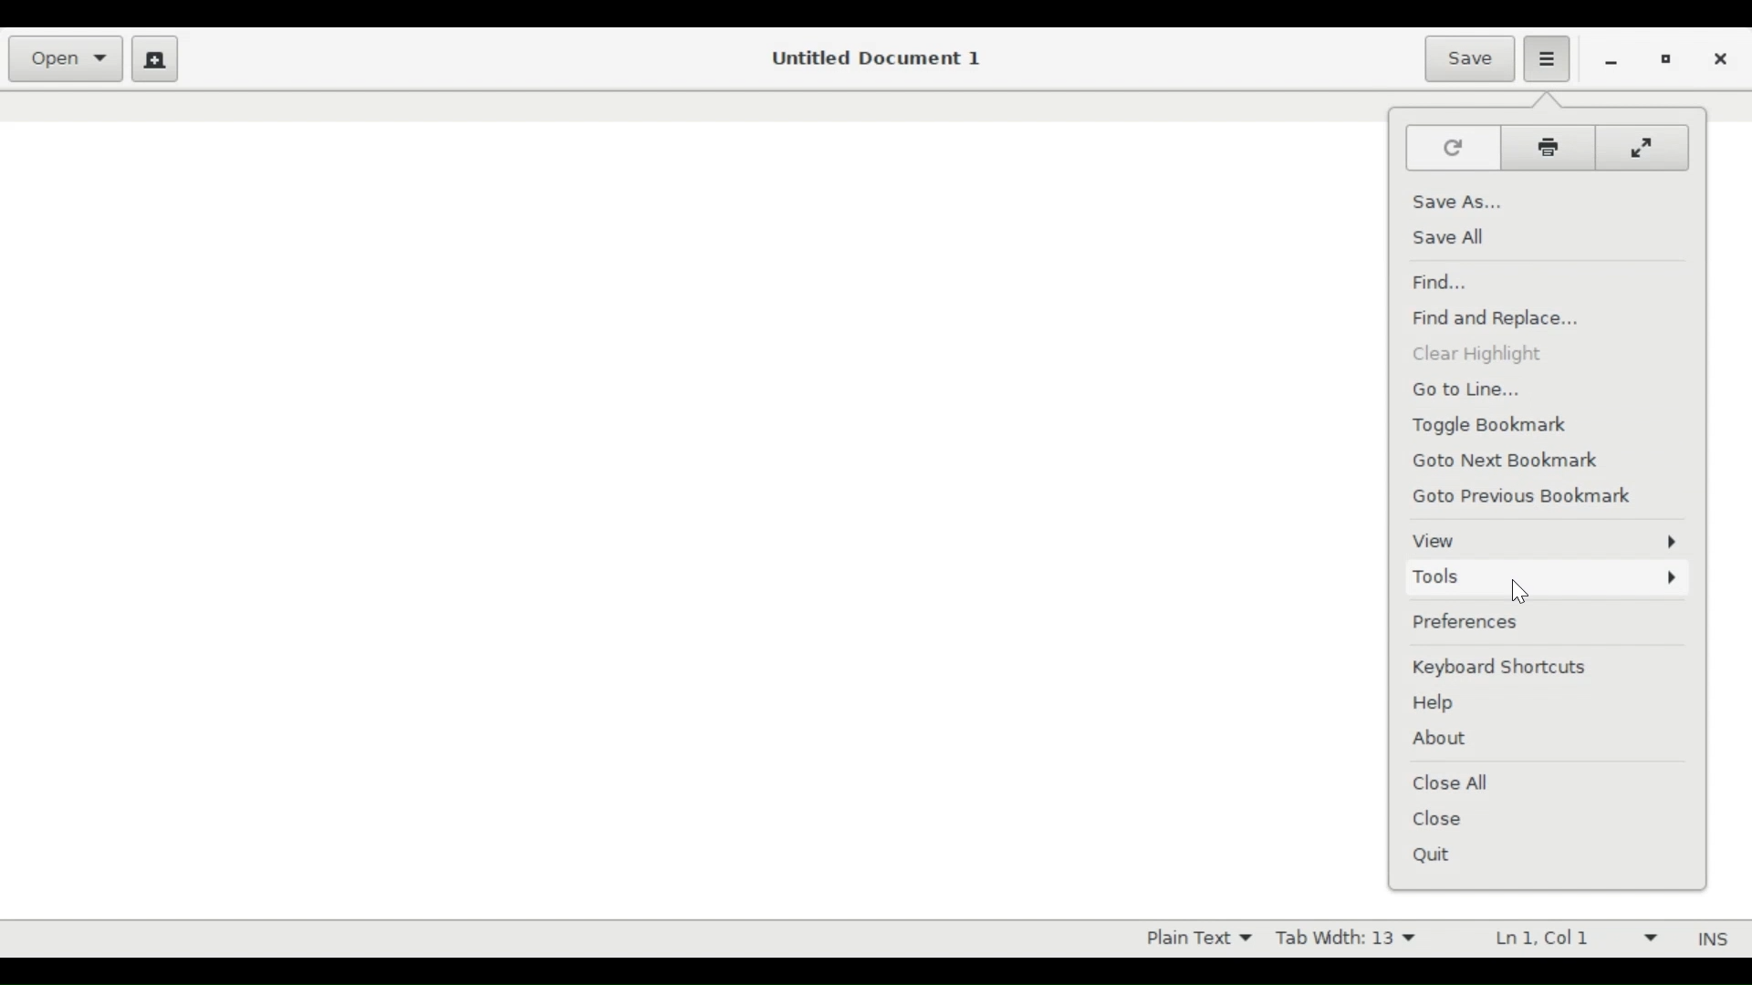  Describe the element at coordinates (156, 58) in the screenshot. I see `Create new document` at that location.